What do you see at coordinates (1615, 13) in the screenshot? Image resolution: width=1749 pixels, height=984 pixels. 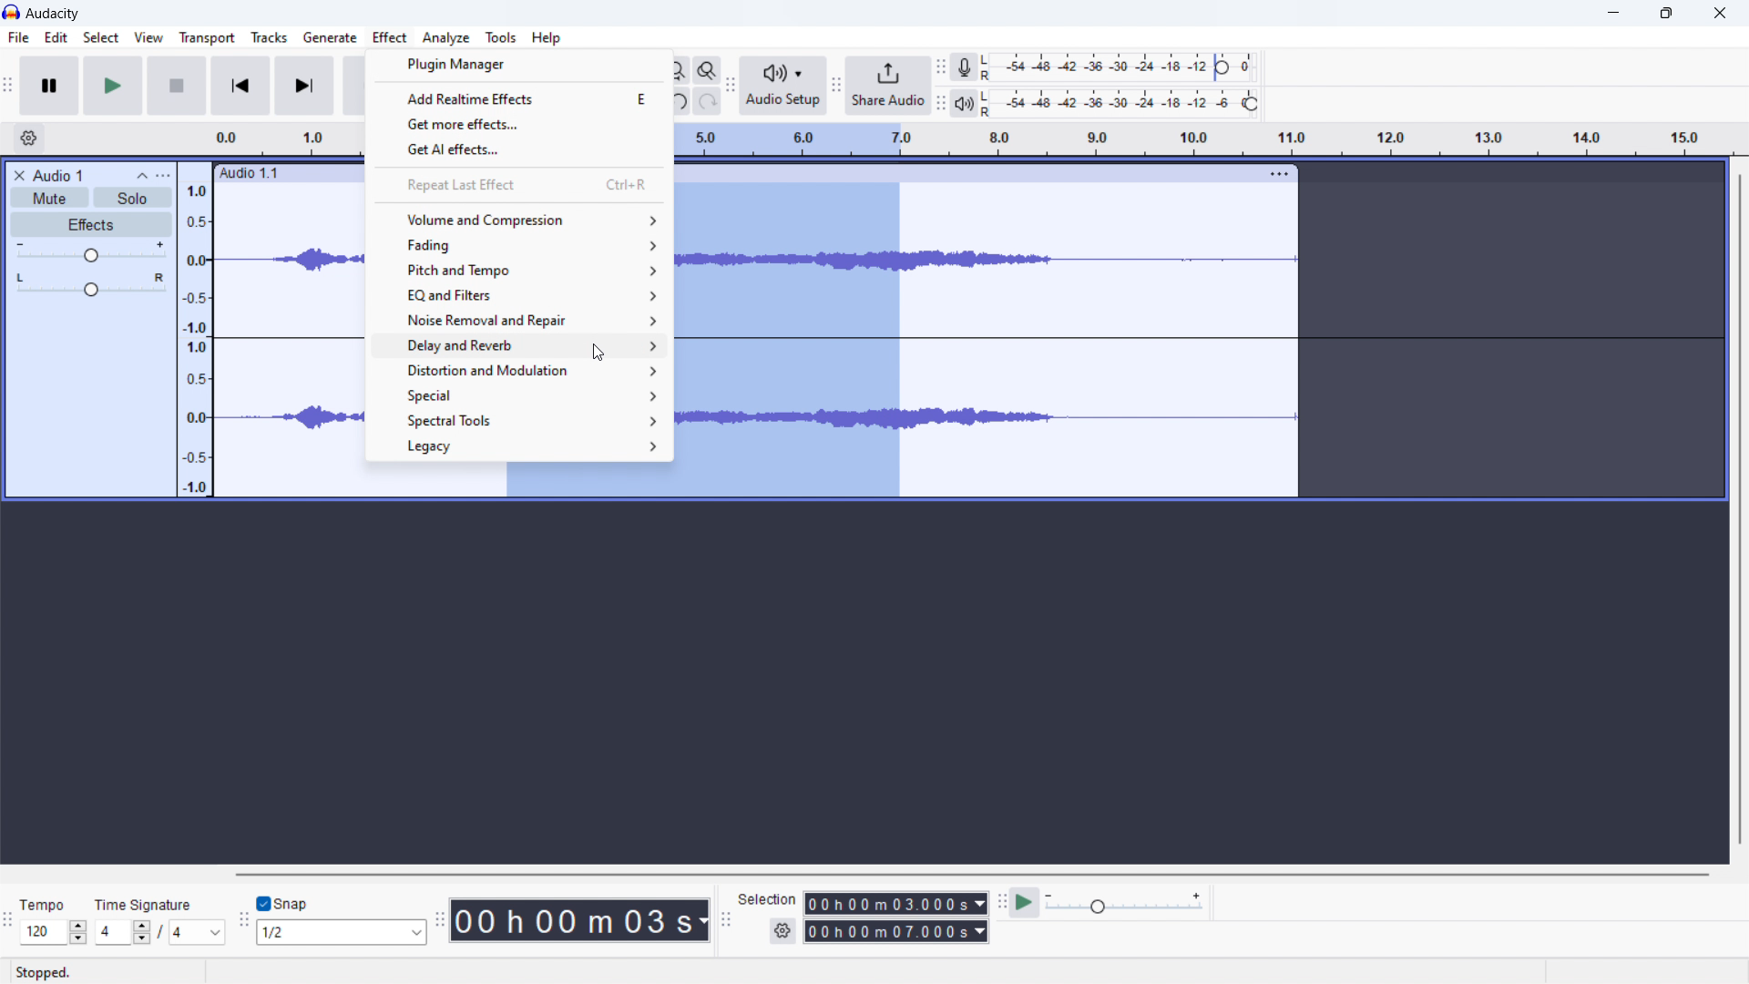 I see `minimize` at bounding box center [1615, 13].